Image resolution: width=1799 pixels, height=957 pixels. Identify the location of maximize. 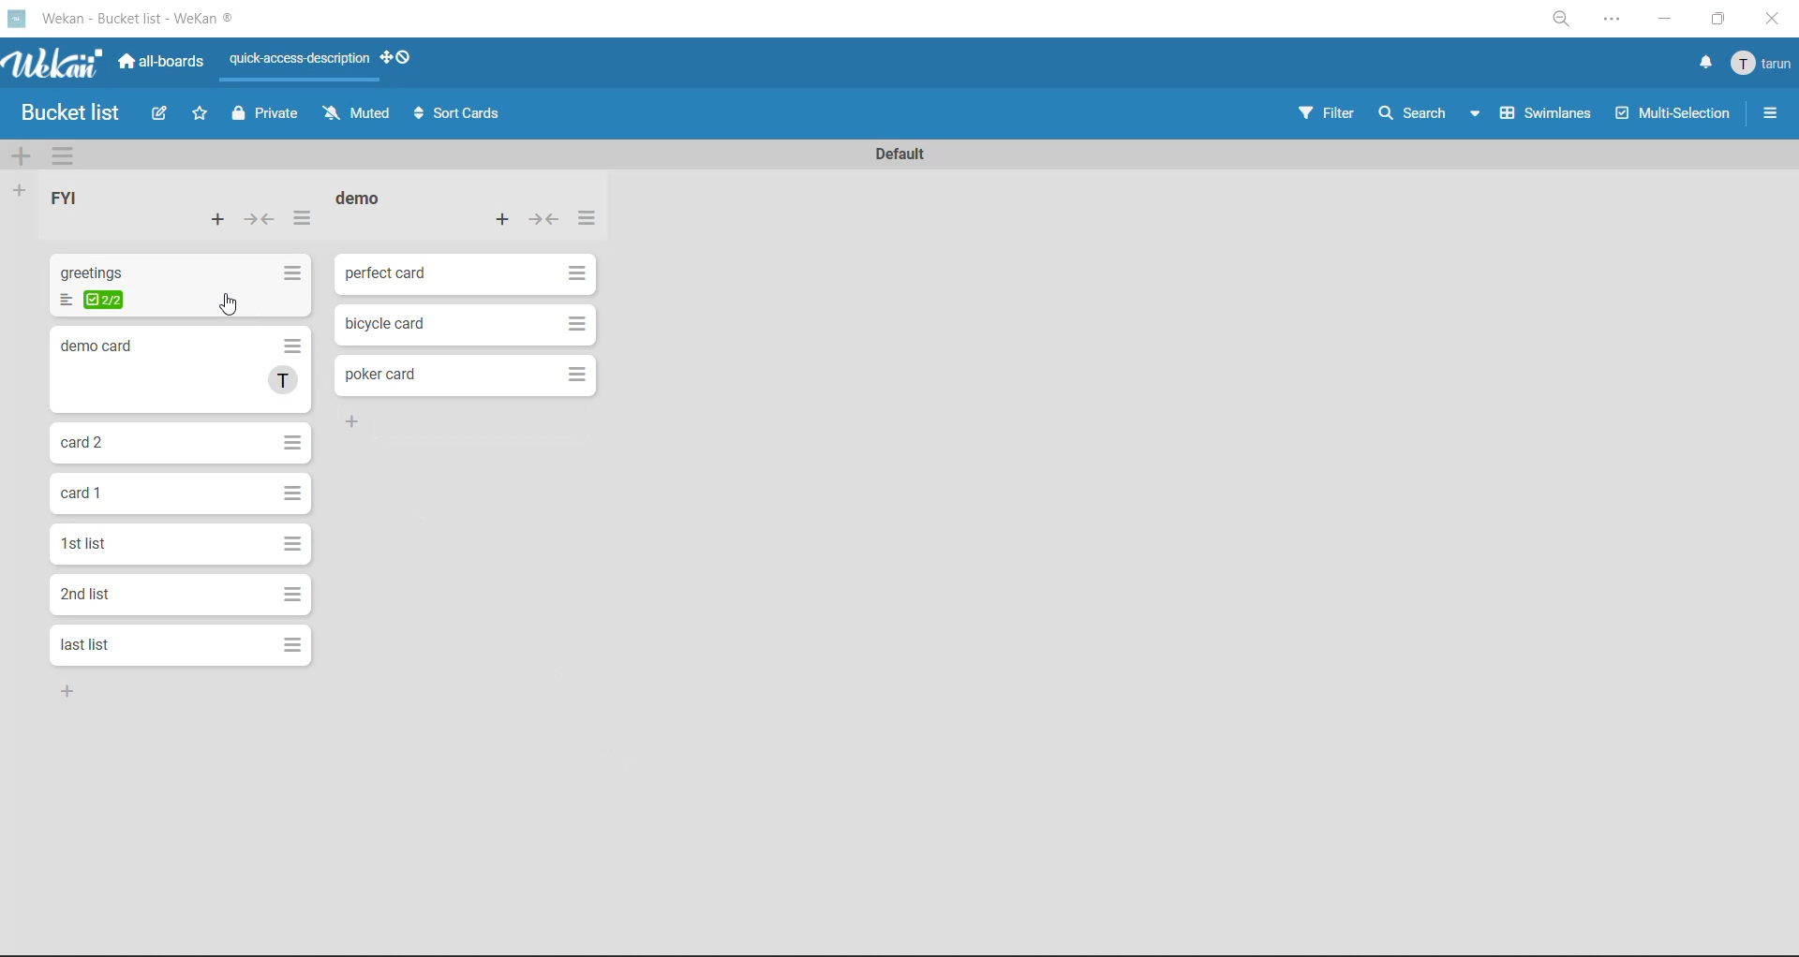
(1719, 19).